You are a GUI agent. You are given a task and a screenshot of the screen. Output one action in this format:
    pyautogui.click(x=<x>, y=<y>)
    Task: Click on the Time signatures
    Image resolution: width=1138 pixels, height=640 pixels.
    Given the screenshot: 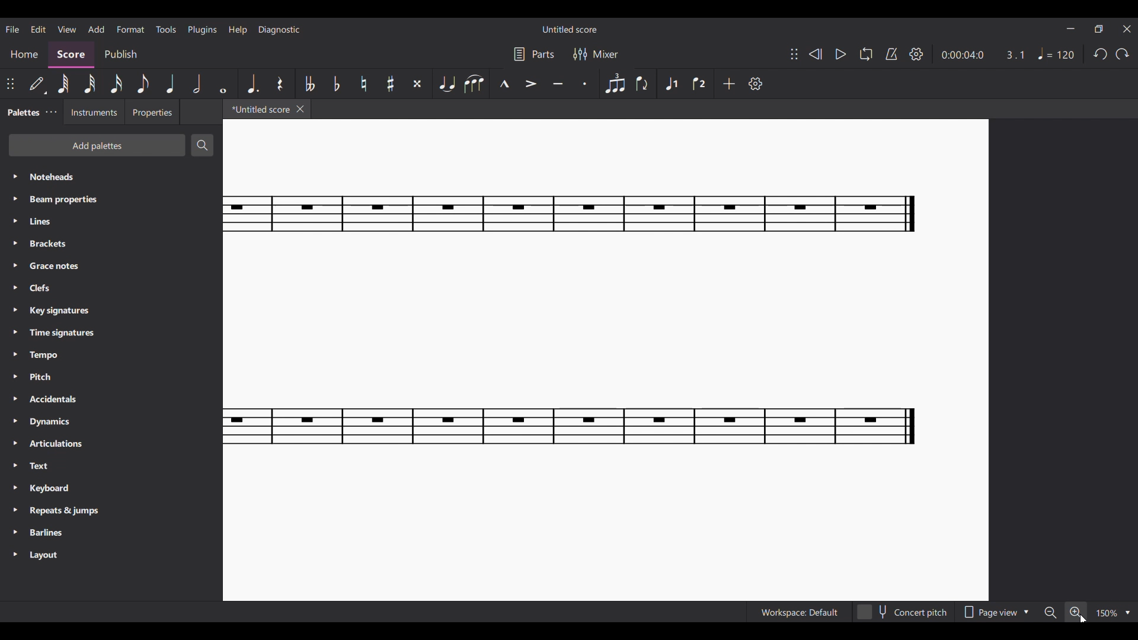 What is the action you would take?
    pyautogui.click(x=111, y=333)
    